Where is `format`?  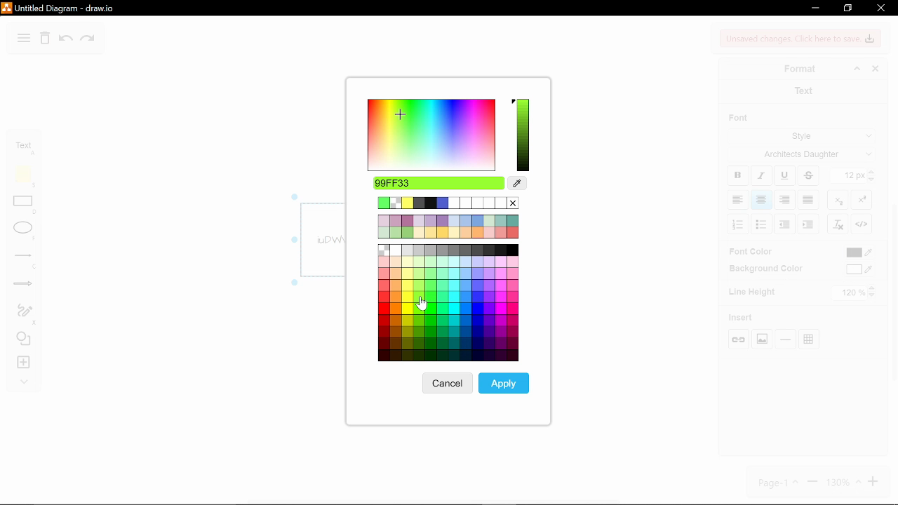
format is located at coordinates (795, 69).